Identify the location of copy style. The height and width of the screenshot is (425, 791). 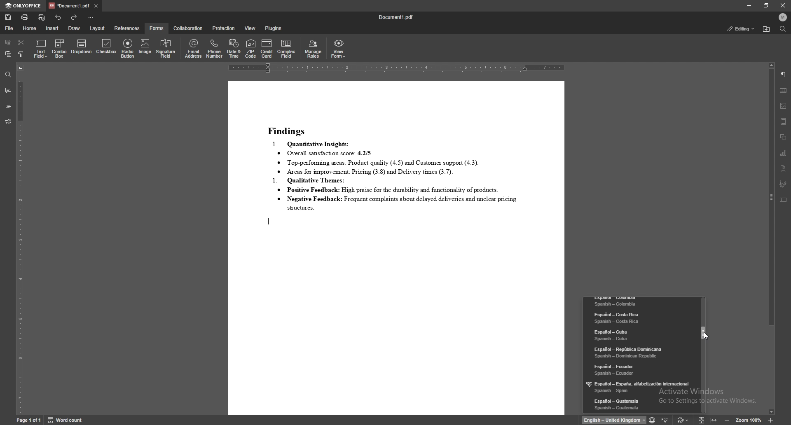
(21, 54).